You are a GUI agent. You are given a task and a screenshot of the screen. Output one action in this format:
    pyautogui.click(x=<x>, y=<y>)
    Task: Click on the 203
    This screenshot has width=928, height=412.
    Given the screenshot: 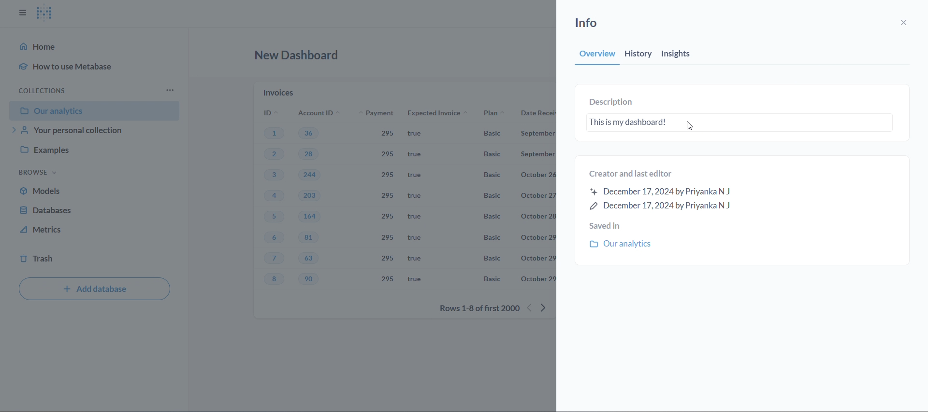 What is the action you would take?
    pyautogui.click(x=311, y=196)
    